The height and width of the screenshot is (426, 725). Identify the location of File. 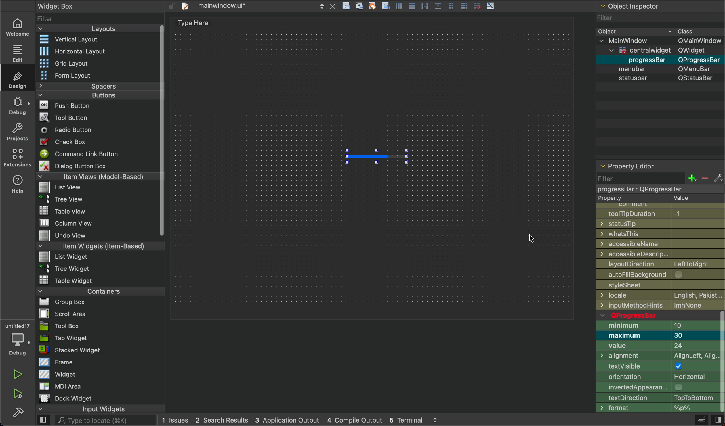
(60, 314).